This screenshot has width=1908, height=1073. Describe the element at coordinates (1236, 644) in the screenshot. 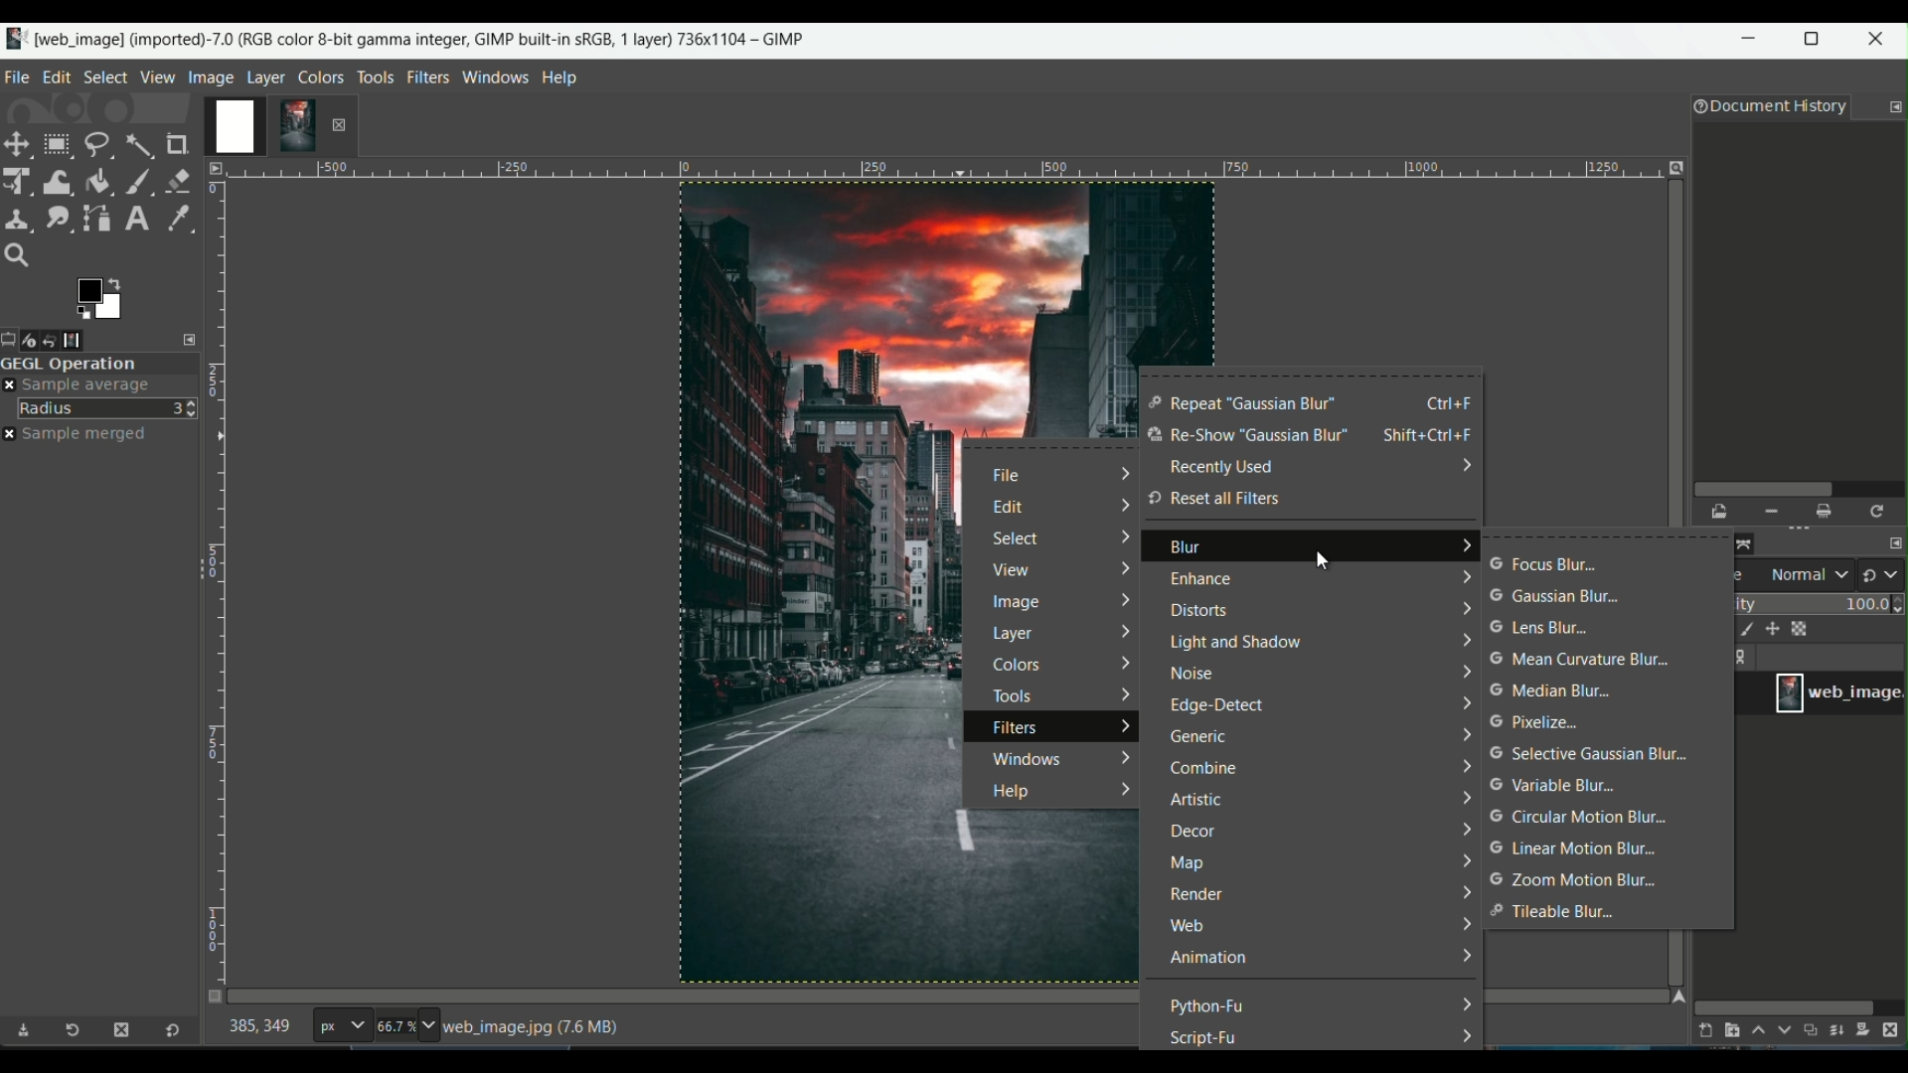

I see `light and shadow` at that location.